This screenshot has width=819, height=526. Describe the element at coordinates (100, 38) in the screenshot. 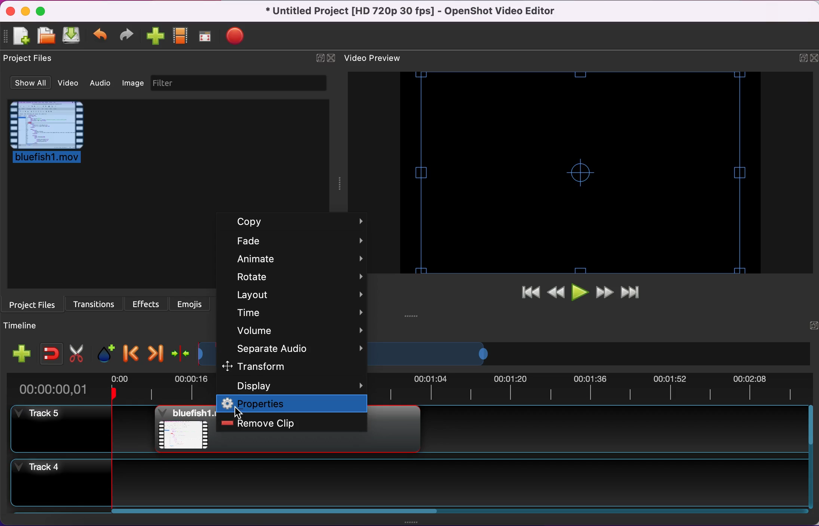

I see `undo` at that location.